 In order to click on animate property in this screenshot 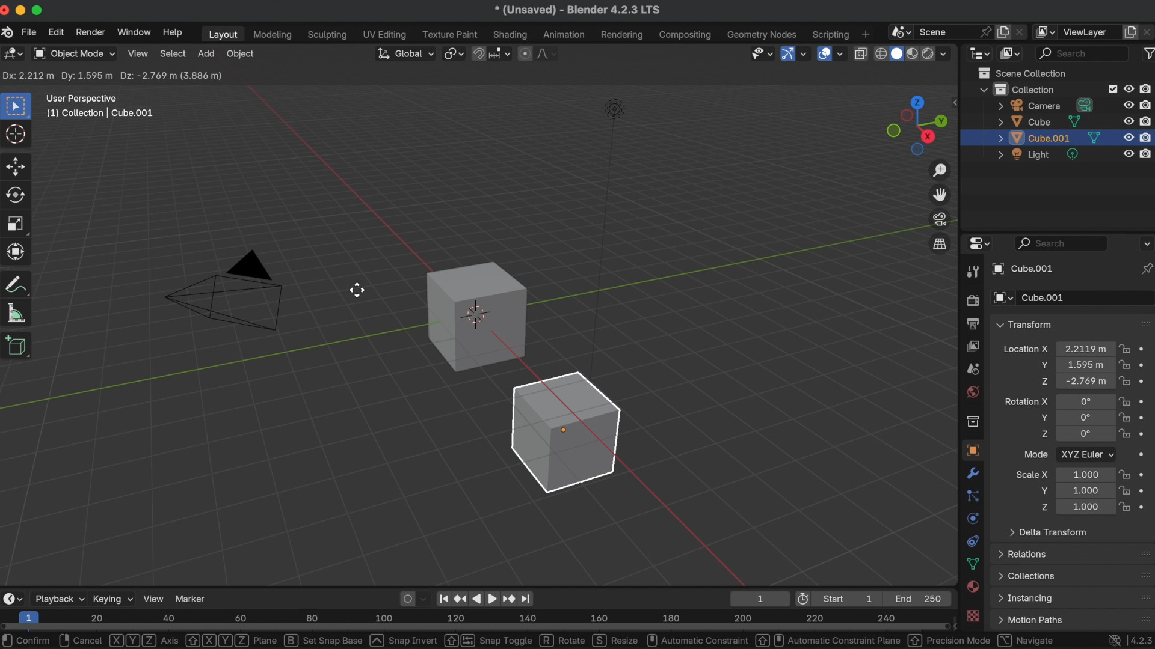, I will do `click(1147, 434)`.